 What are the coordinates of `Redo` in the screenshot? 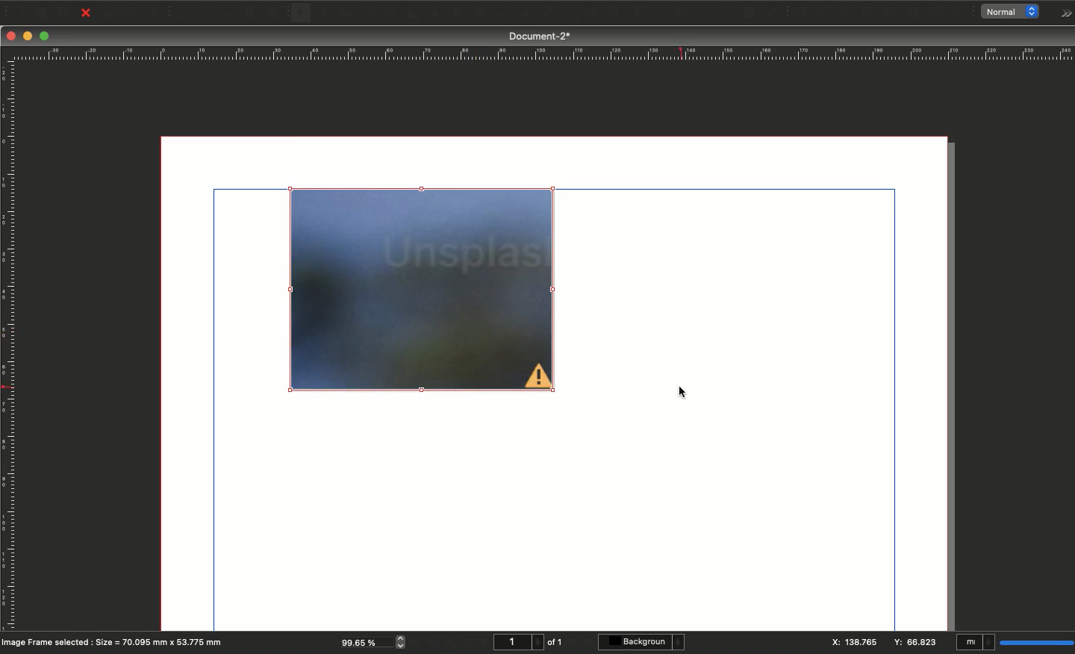 It's located at (205, 14).